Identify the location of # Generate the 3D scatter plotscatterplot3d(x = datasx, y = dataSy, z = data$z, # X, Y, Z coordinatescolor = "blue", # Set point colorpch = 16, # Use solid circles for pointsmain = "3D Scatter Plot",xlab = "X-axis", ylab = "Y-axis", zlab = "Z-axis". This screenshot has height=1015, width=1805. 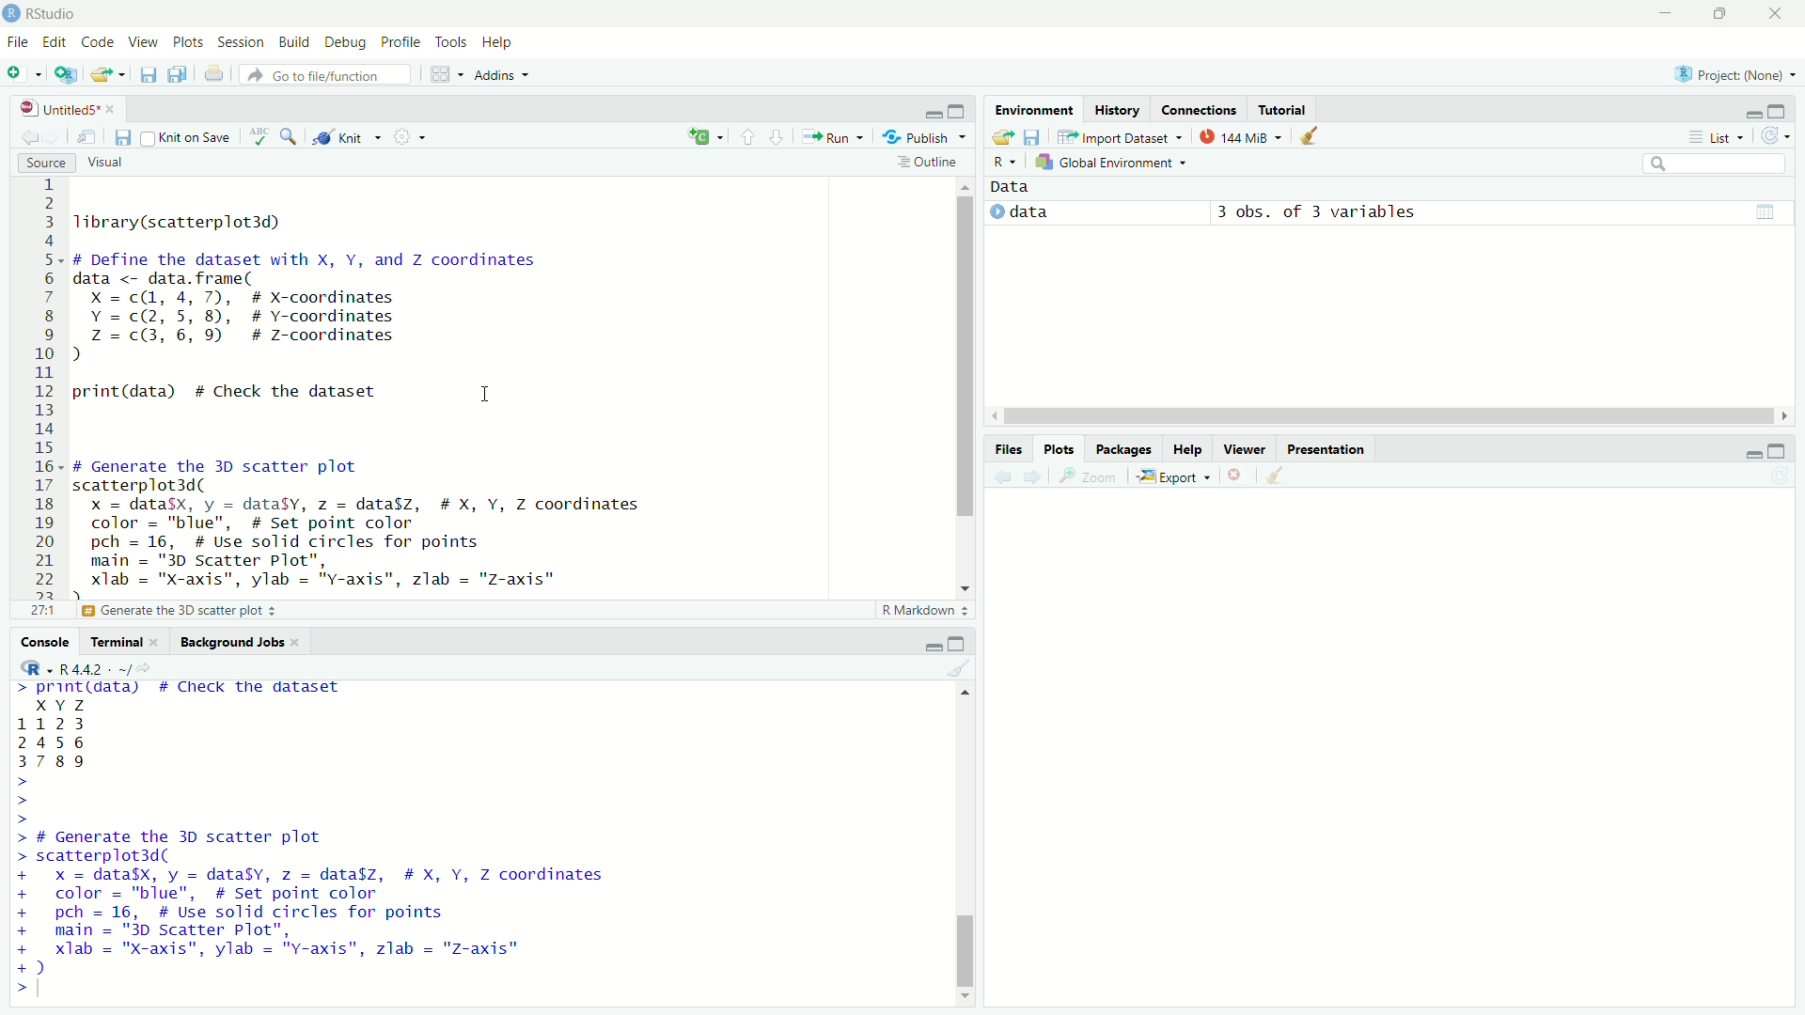
(383, 525).